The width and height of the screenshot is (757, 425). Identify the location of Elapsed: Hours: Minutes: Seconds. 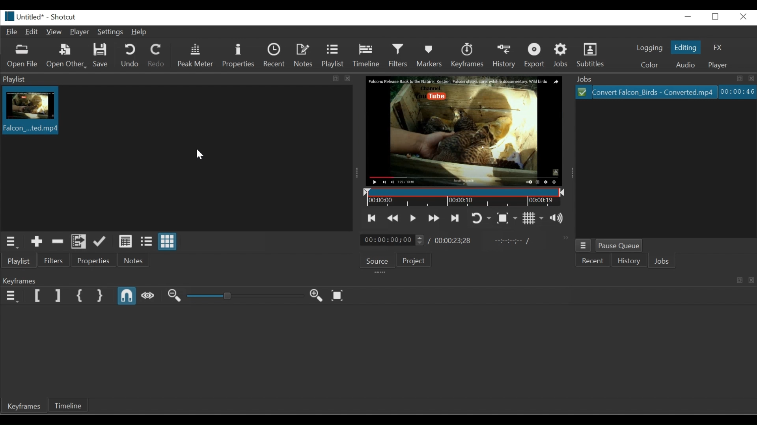
(737, 91).